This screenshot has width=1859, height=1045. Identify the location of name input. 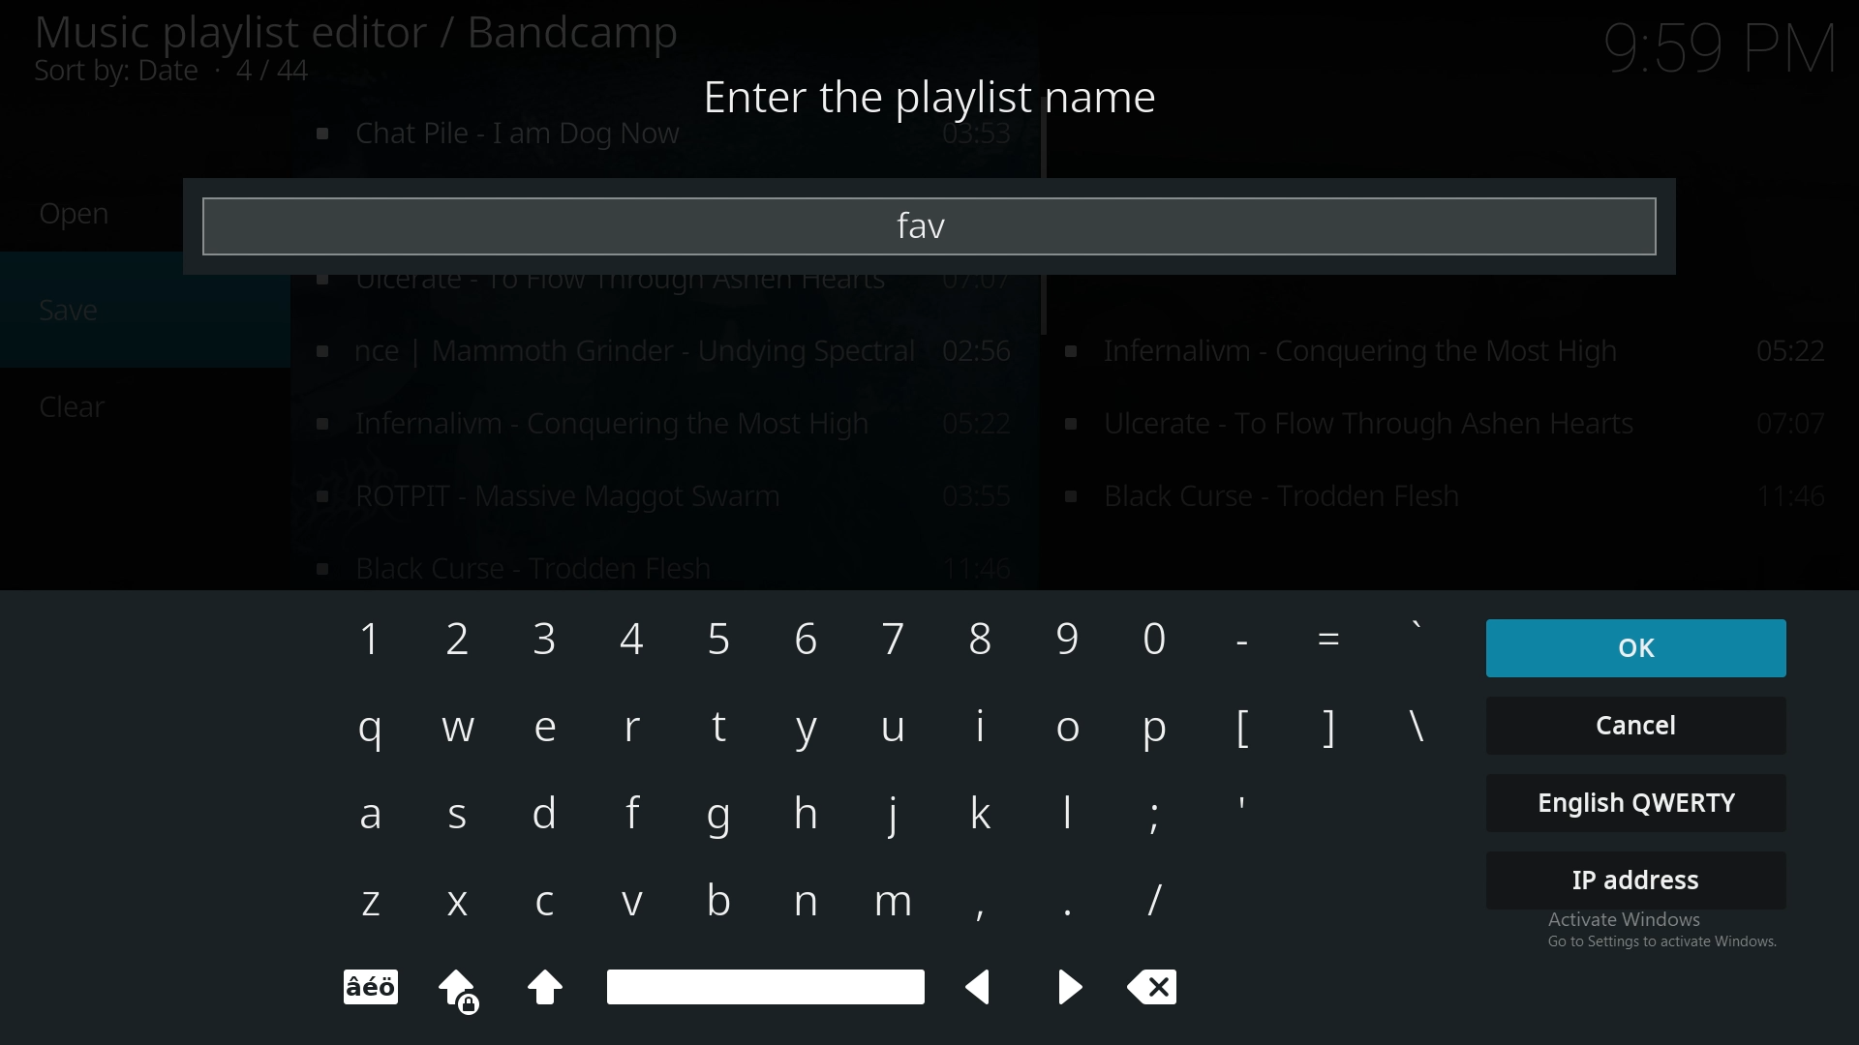
(931, 225).